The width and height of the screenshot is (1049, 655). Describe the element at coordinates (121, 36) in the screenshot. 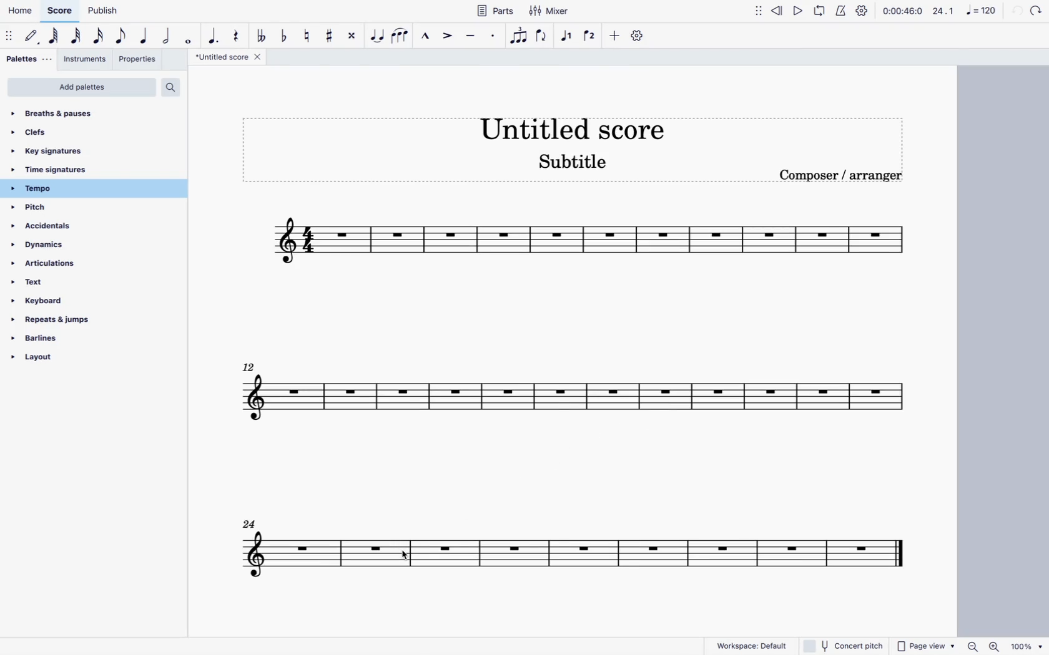

I see `eighth note` at that location.